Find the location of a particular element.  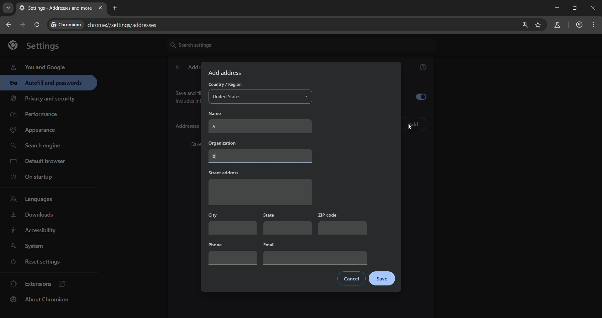

name is located at coordinates (220, 113).